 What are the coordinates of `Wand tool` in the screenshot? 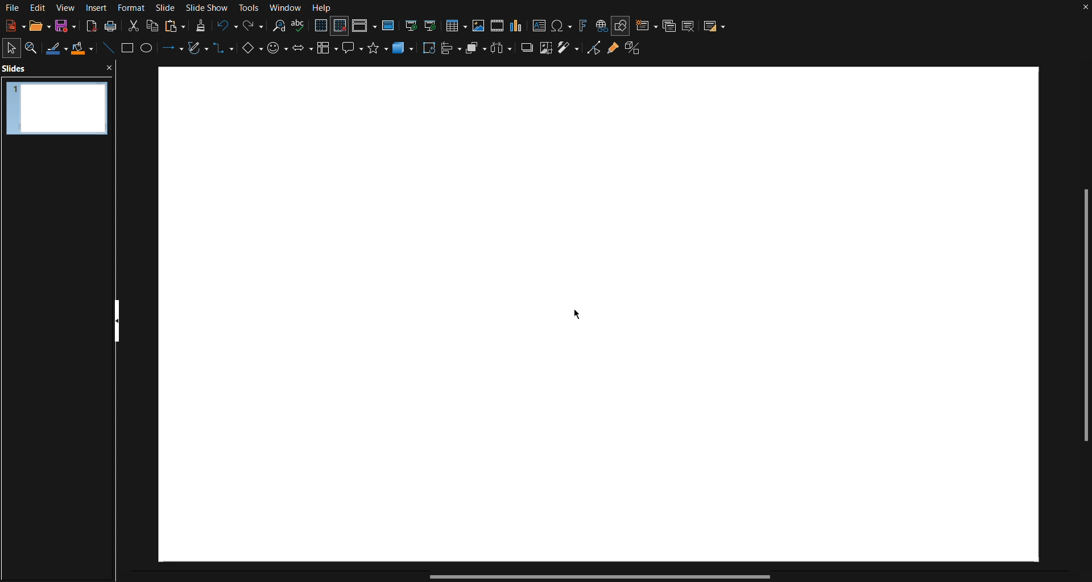 It's located at (569, 52).